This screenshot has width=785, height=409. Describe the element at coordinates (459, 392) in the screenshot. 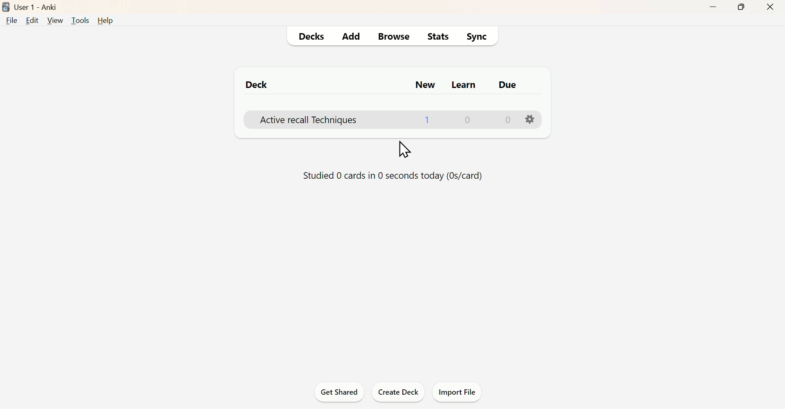

I see `Import File` at that location.